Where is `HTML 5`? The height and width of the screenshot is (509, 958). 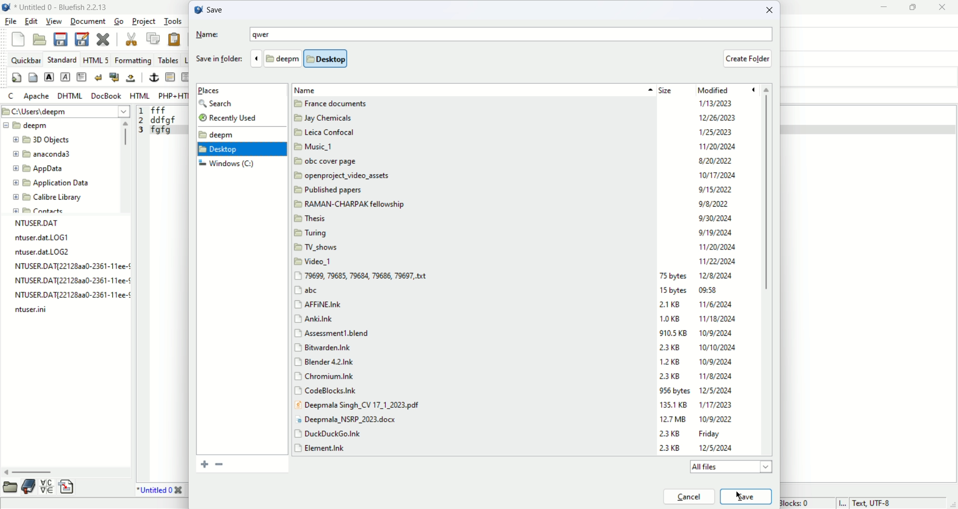
HTML 5 is located at coordinates (96, 60).